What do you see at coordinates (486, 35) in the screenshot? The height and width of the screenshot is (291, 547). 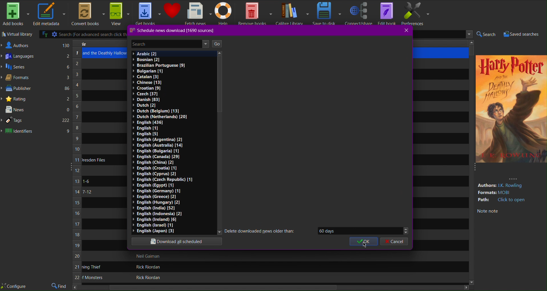 I see `Search` at bounding box center [486, 35].